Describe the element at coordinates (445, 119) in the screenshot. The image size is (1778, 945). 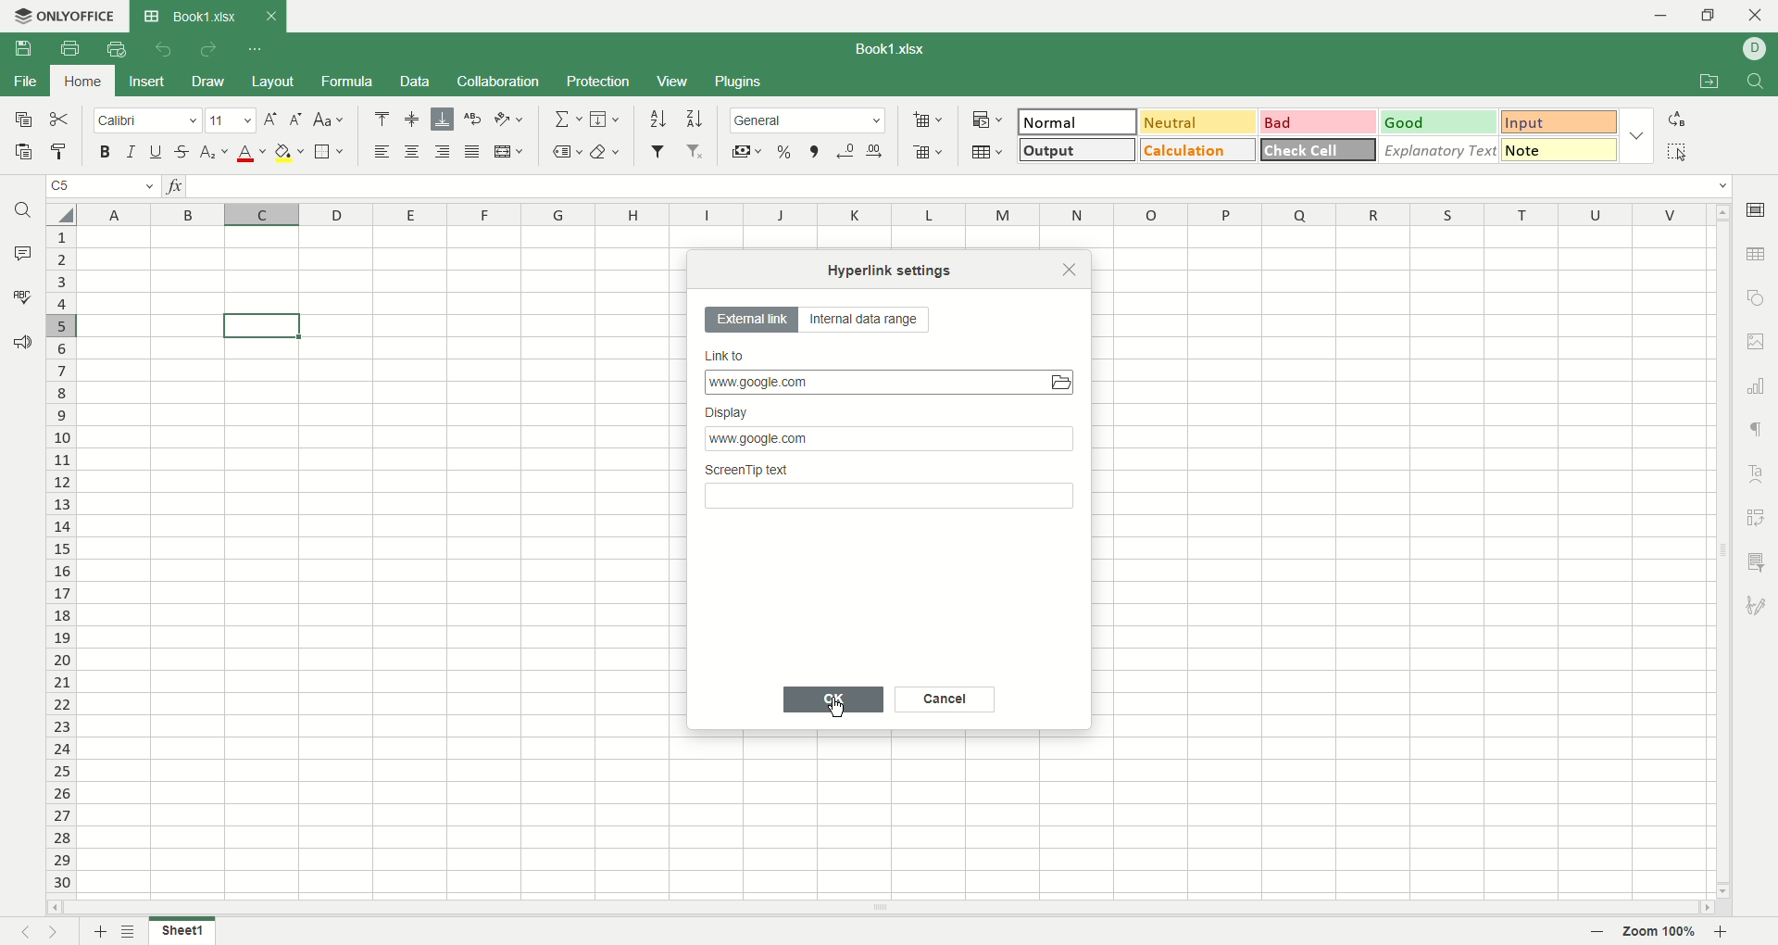
I see `align bottom` at that location.